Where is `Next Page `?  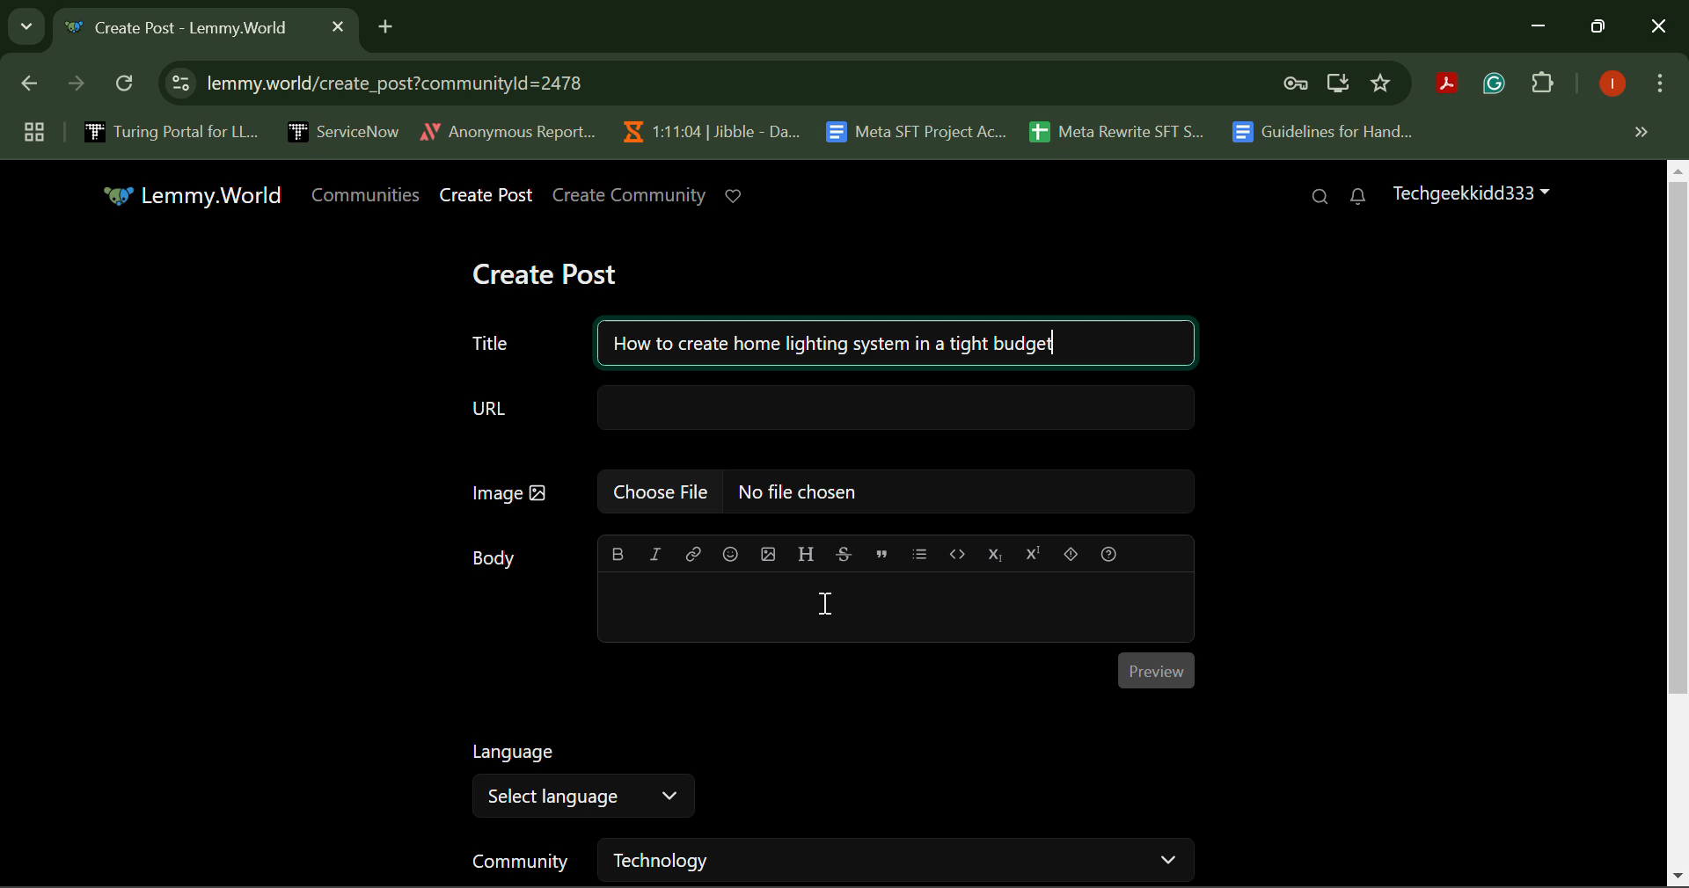
Next Page  is located at coordinates (74, 88).